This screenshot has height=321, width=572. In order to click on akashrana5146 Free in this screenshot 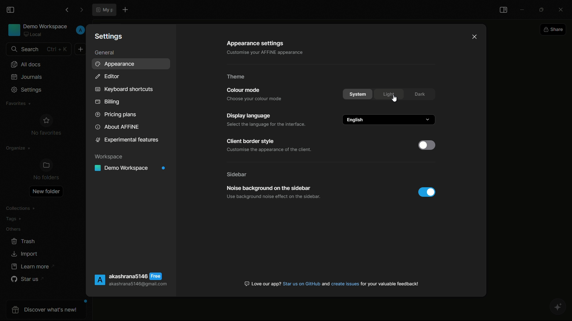, I will do `click(128, 276)`.